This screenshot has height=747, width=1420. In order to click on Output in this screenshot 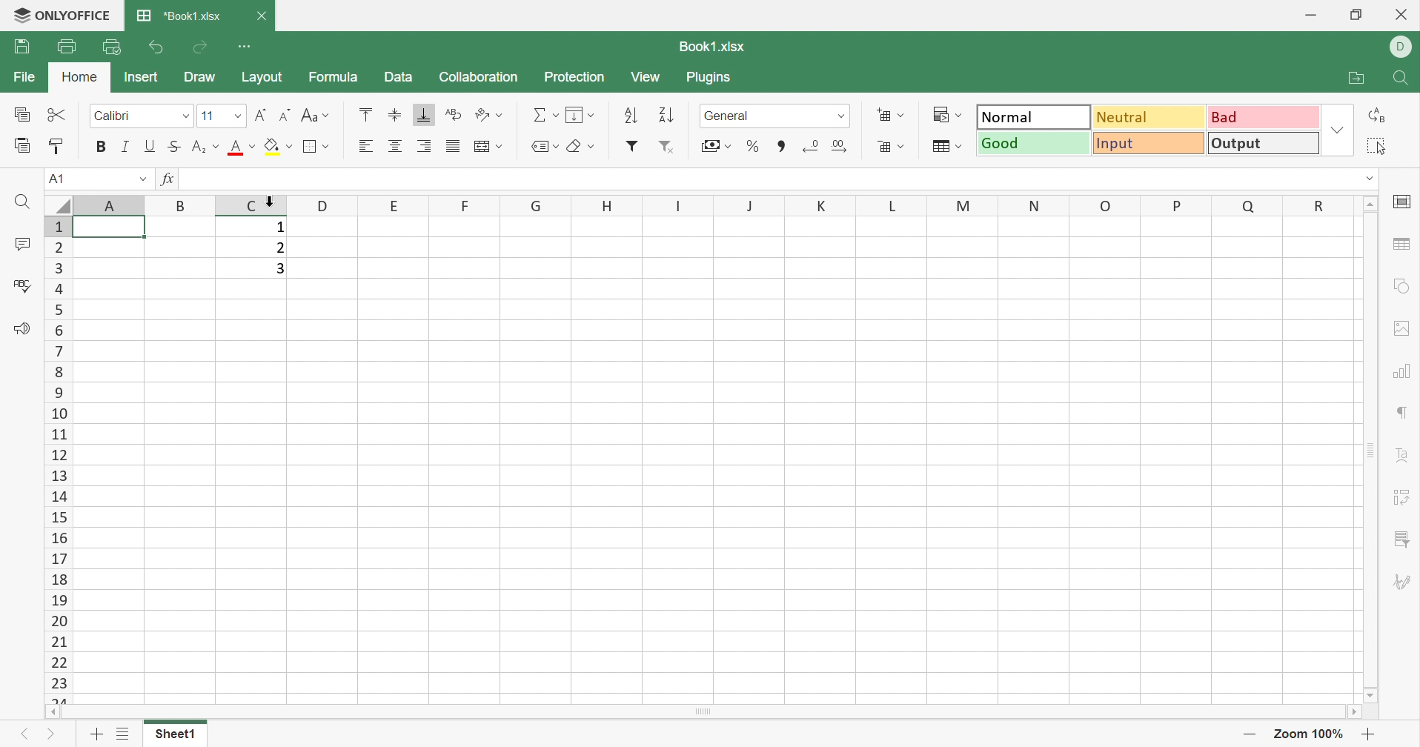, I will do `click(1265, 145)`.